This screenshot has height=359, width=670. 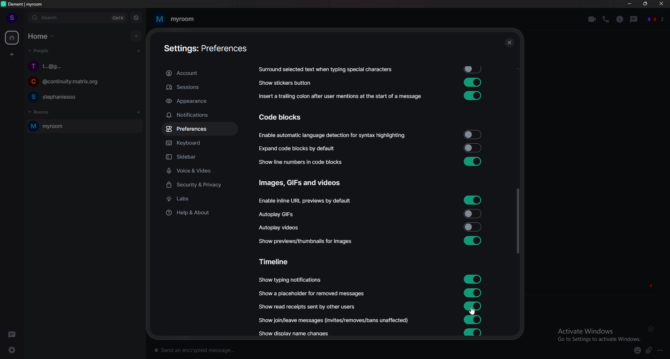 What do you see at coordinates (650, 351) in the screenshot?
I see `attachments` at bounding box center [650, 351].